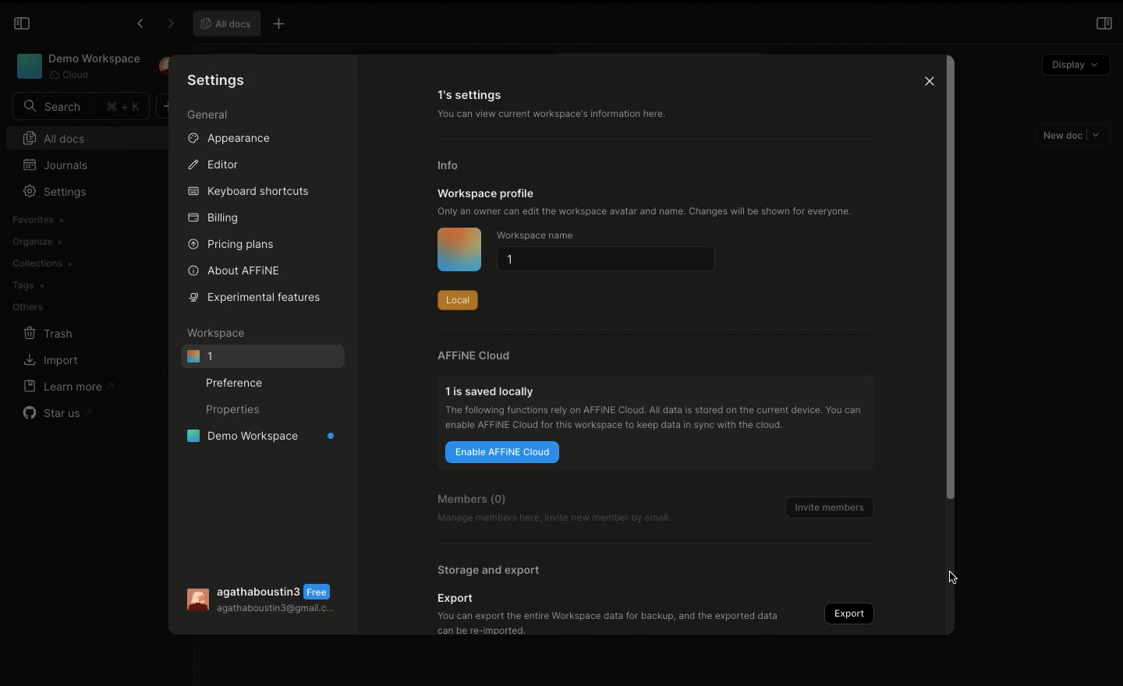 The width and height of the screenshot is (1123, 686). I want to click on Collections, so click(41, 263).